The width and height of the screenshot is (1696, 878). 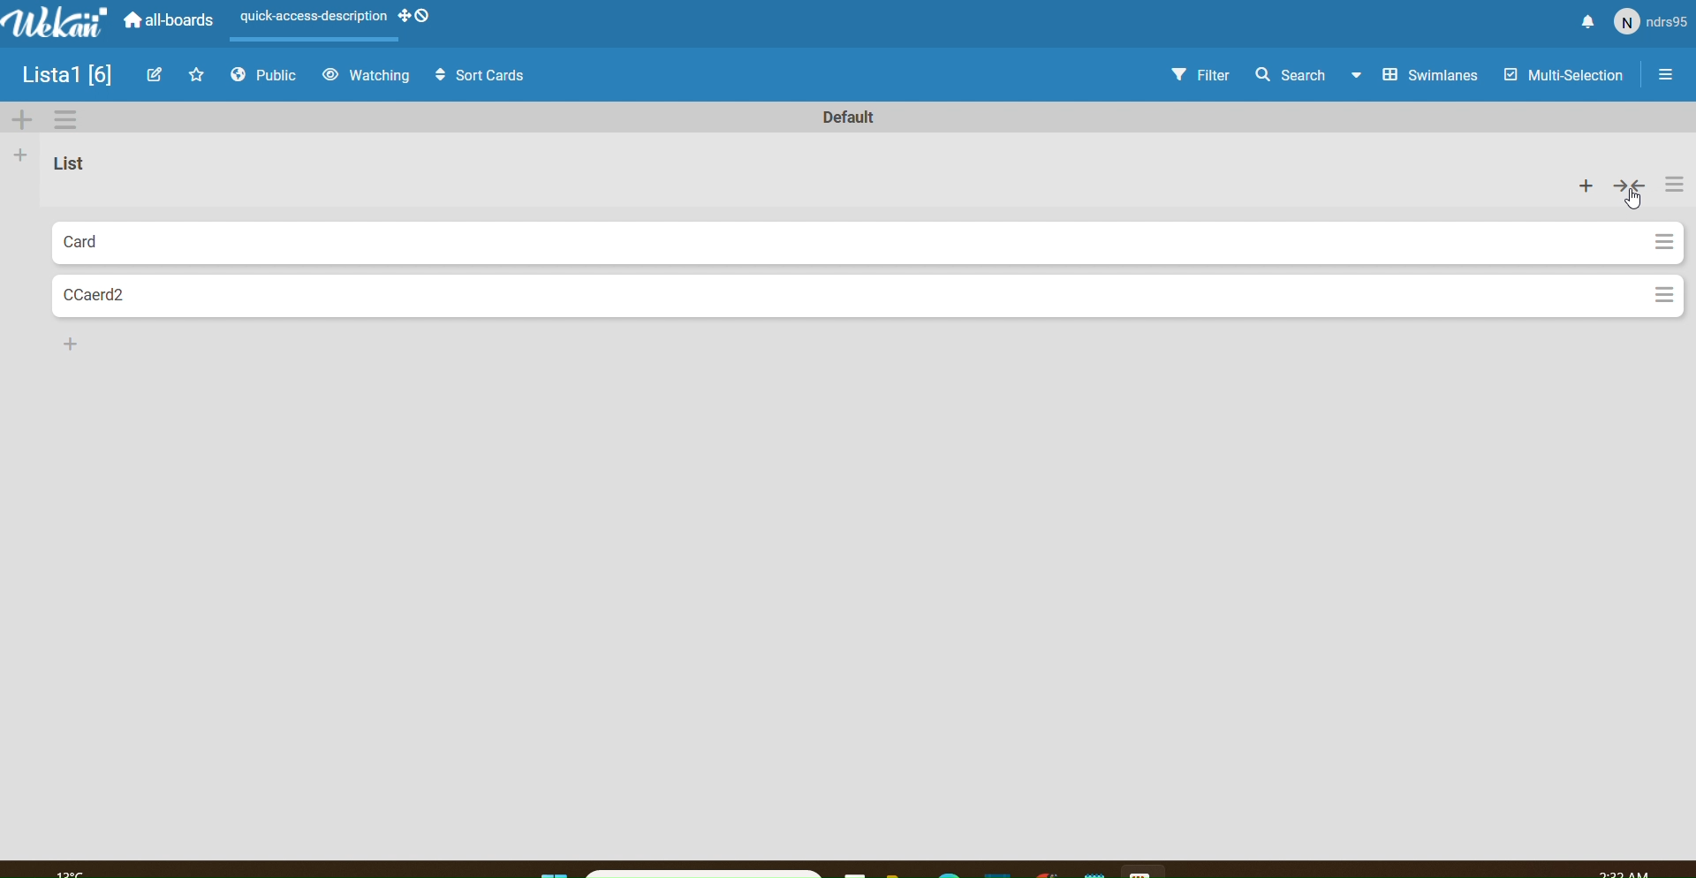 I want to click on Filter, so click(x=1201, y=74).